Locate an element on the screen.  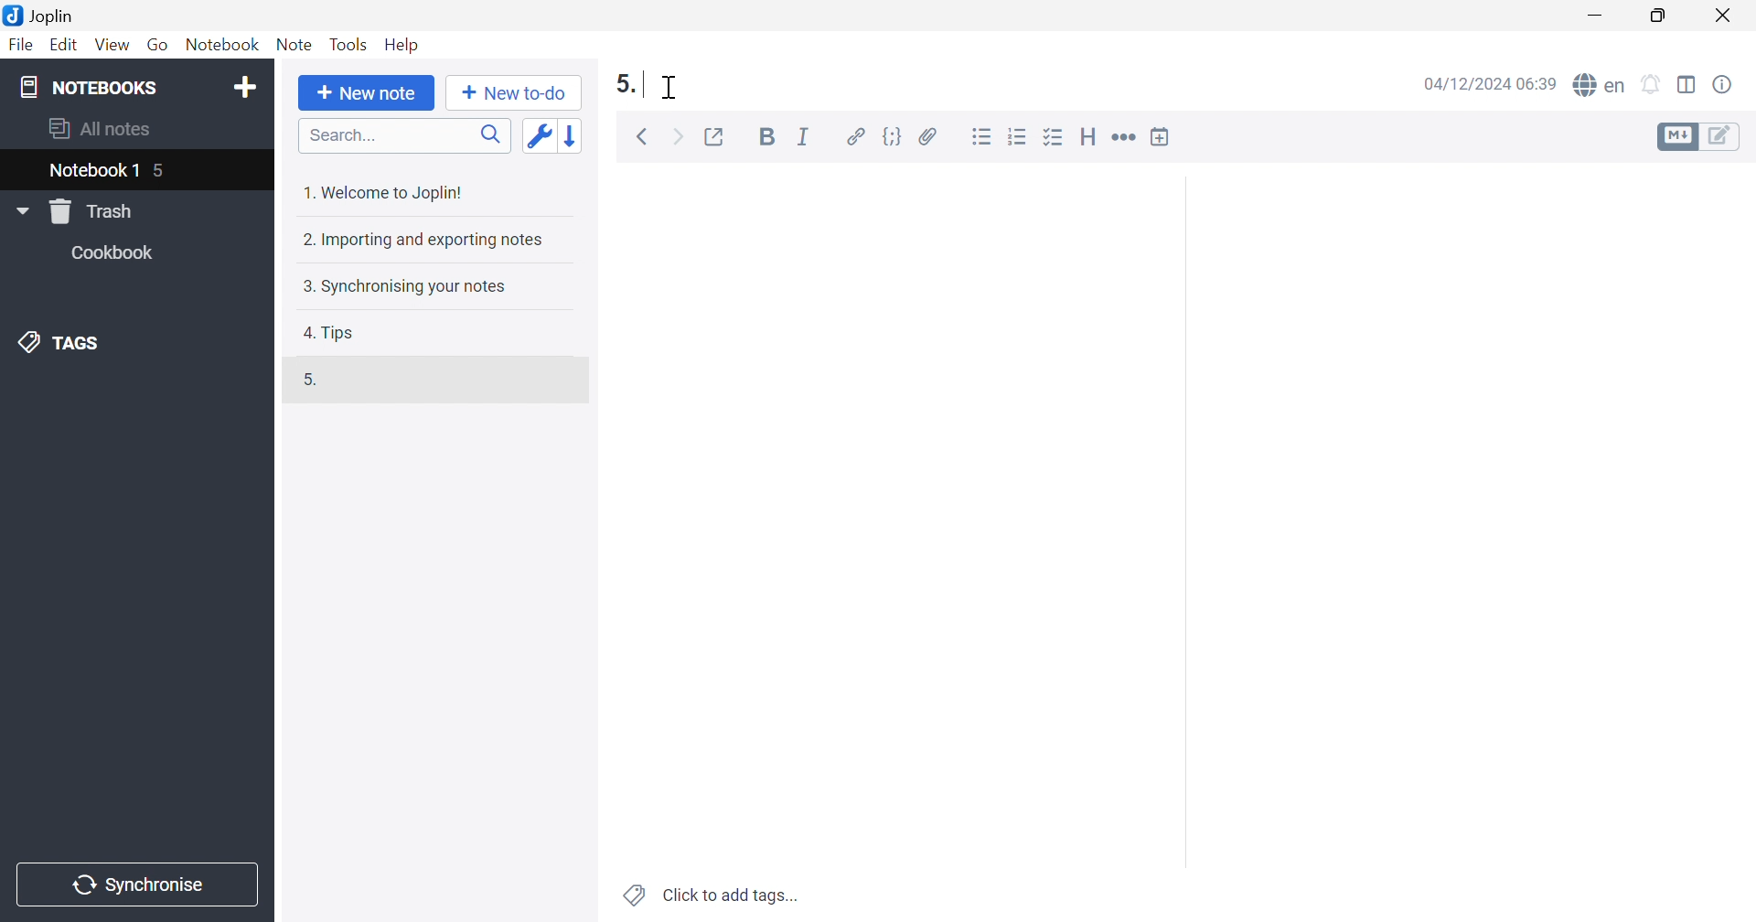
Numbered list is located at coordinates (1019, 135).